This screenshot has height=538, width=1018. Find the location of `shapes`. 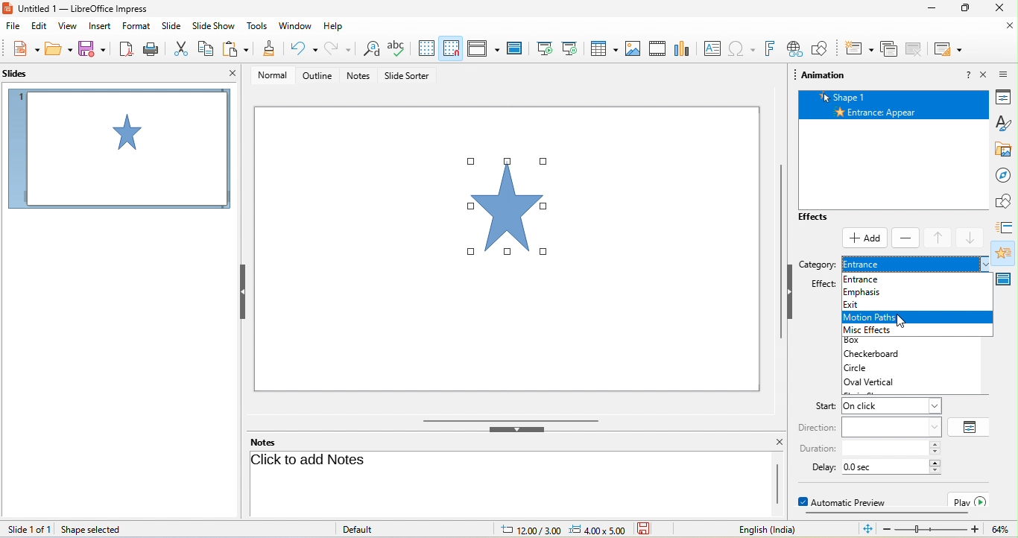

shapes is located at coordinates (1007, 200).